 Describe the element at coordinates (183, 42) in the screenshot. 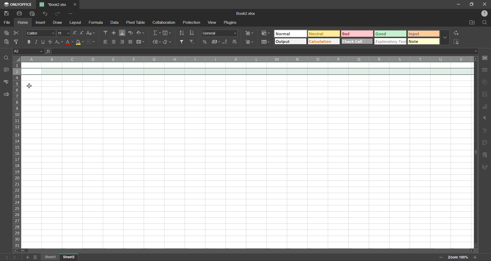

I see `filter` at that location.